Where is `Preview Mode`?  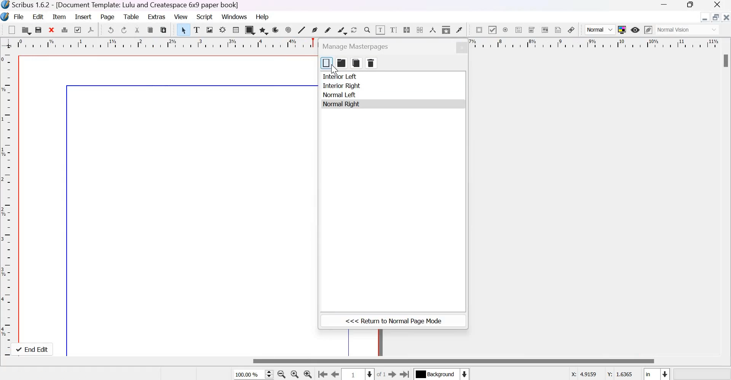
Preview Mode is located at coordinates (635, 30).